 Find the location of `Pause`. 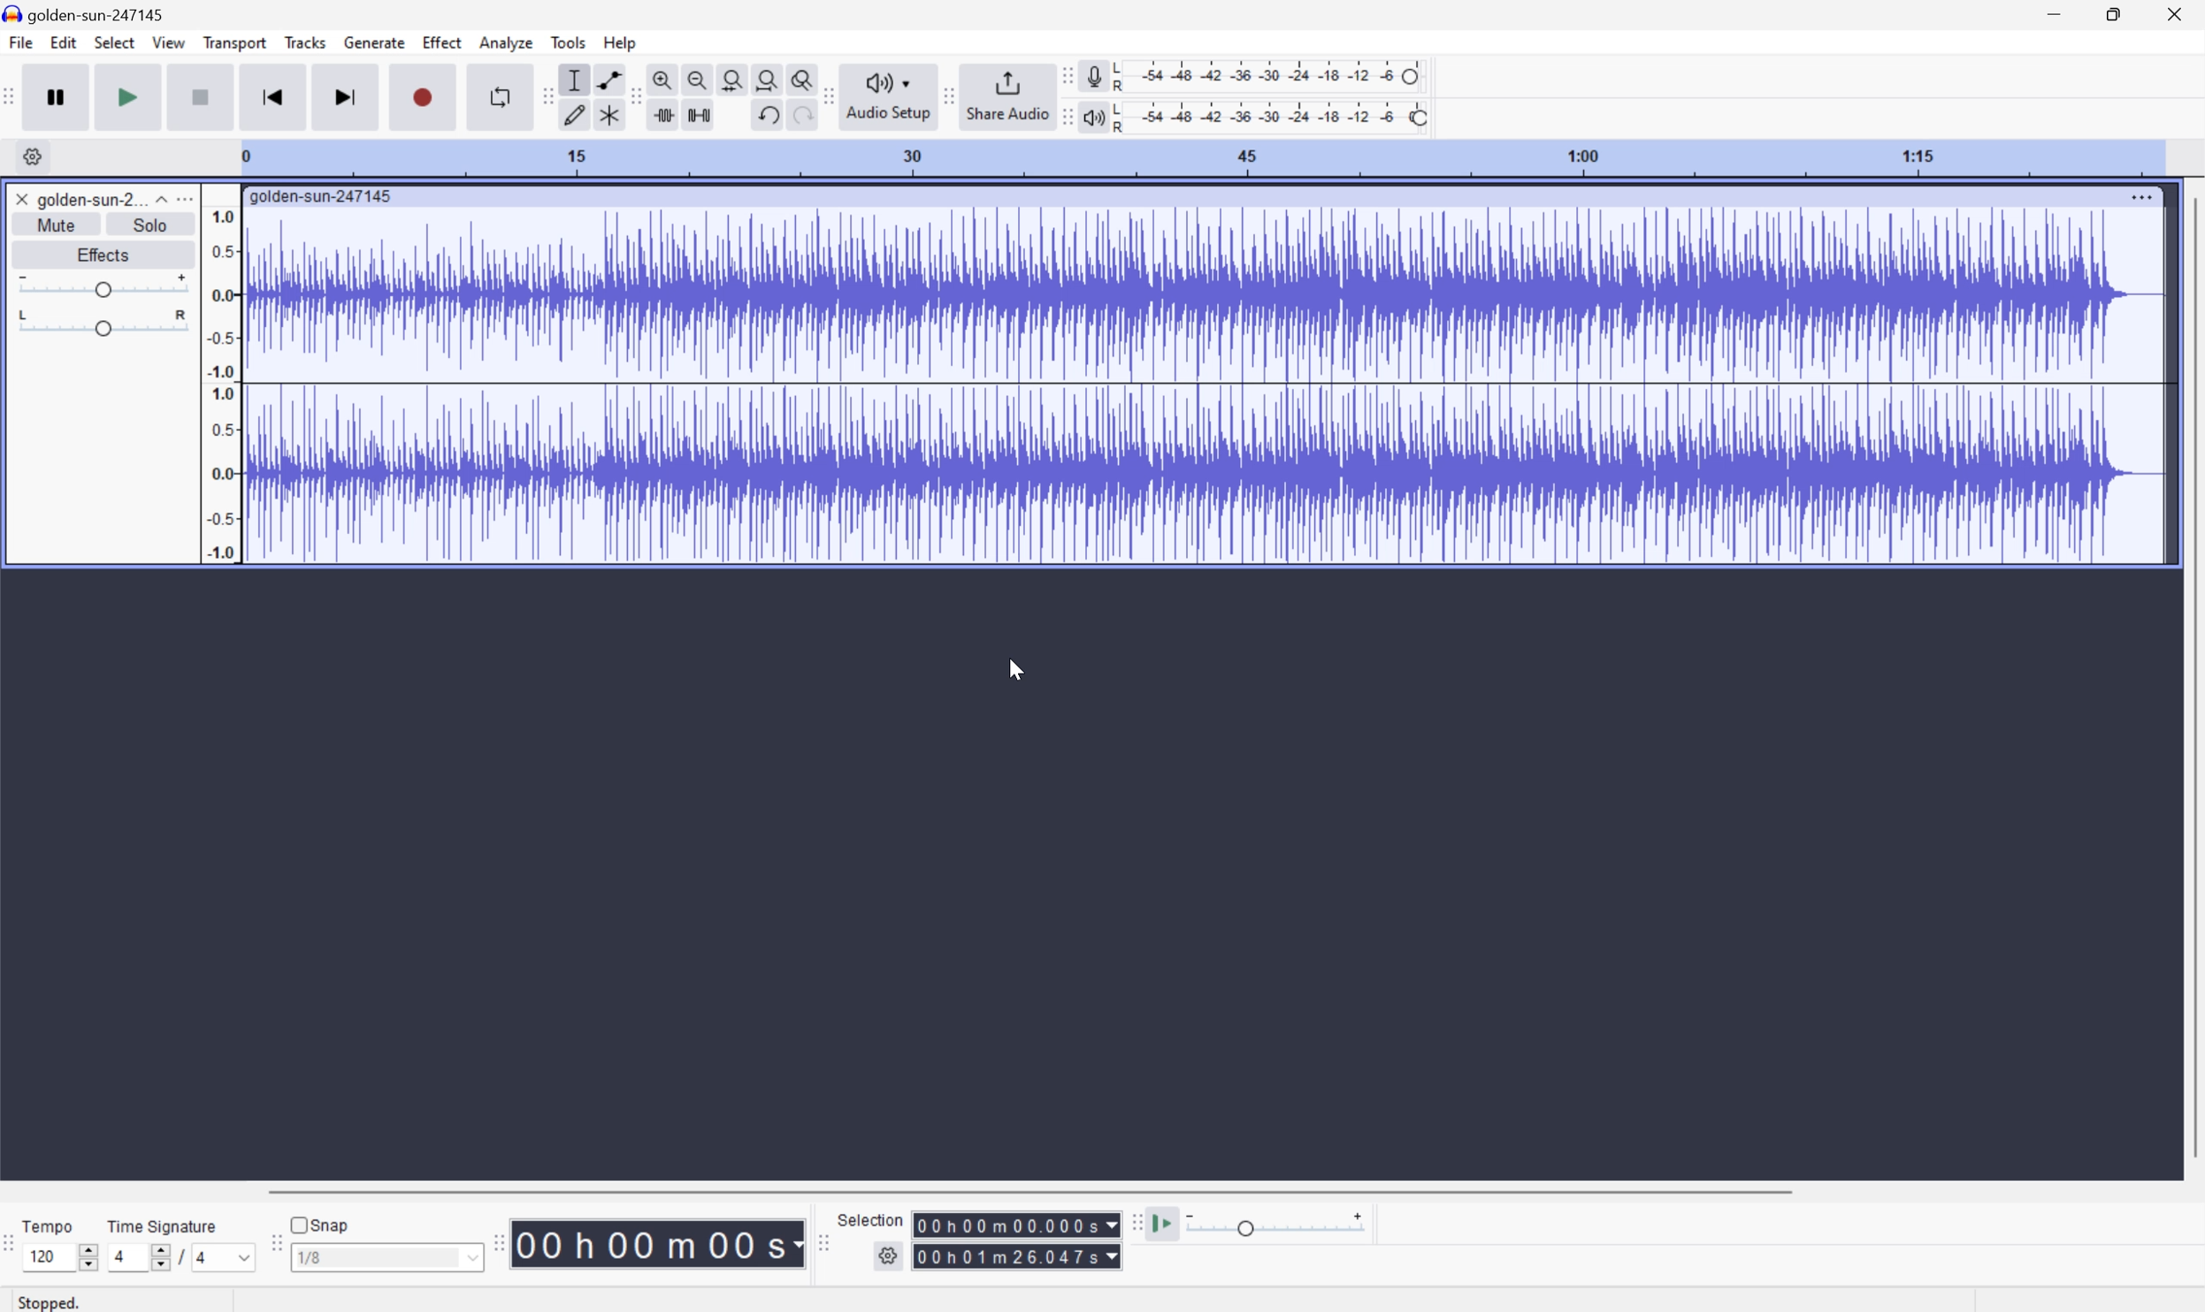

Pause is located at coordinates (62, 96).